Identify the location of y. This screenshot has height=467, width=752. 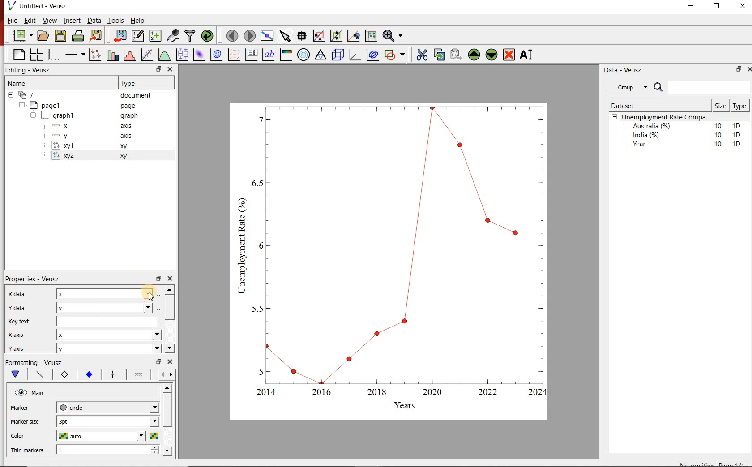
(107, 349).